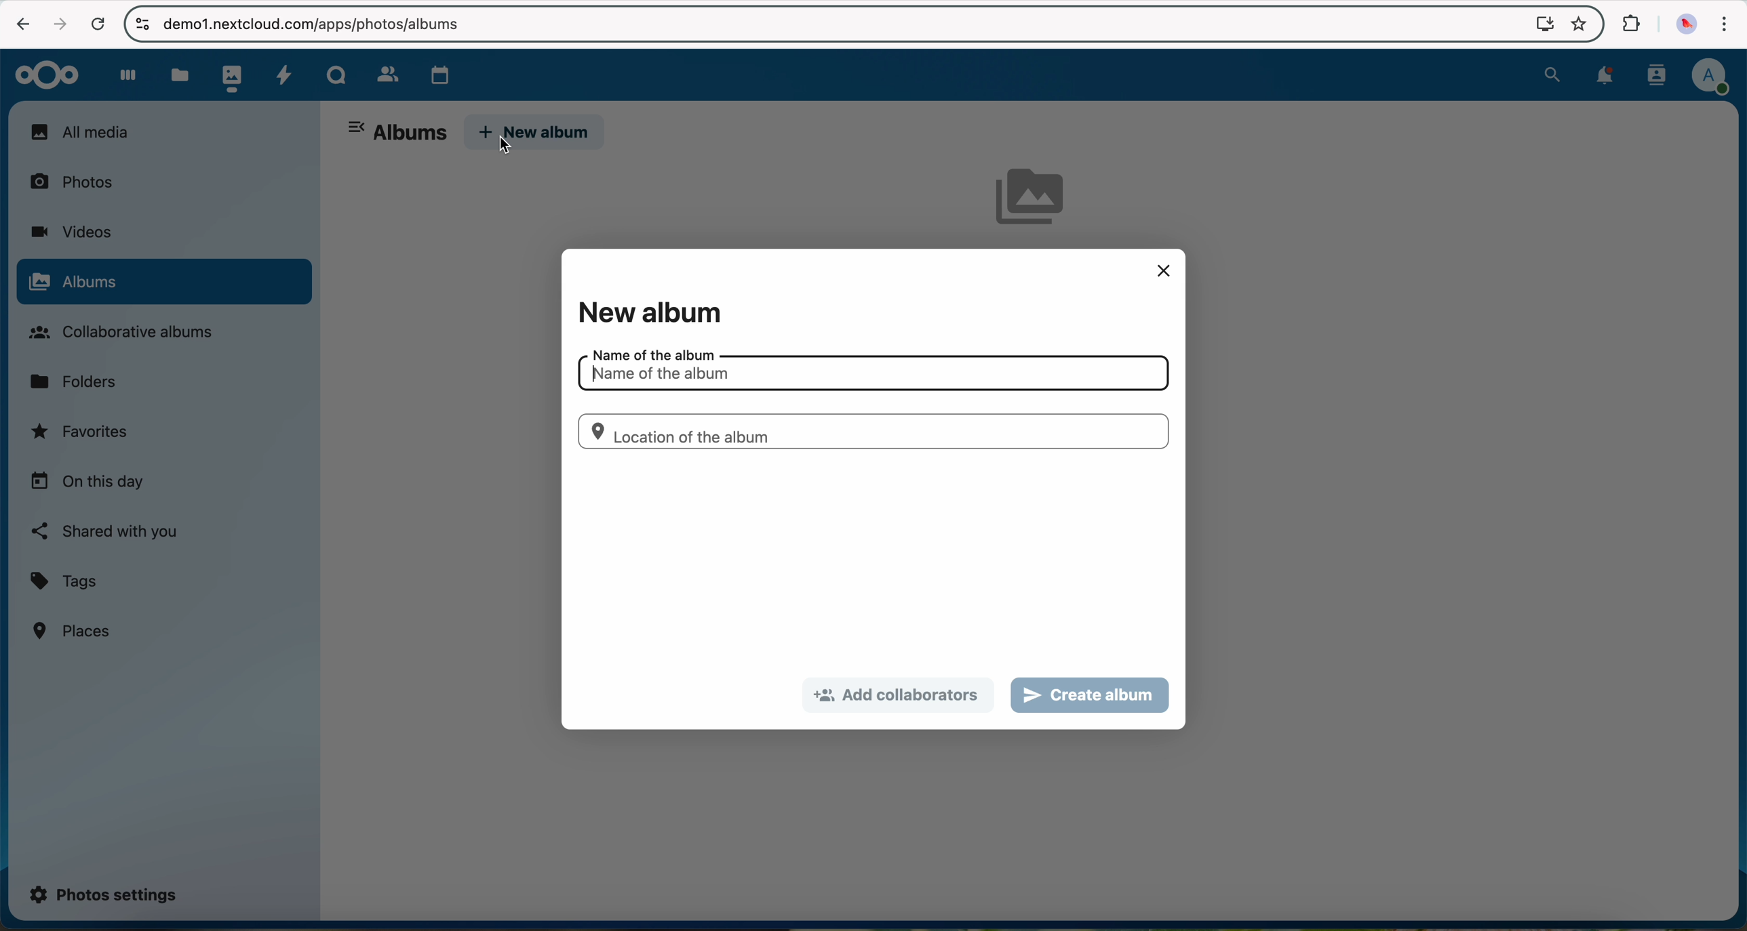 This screenshot has height=931, width=1747. I want to click on screen, so click(1538, 23).